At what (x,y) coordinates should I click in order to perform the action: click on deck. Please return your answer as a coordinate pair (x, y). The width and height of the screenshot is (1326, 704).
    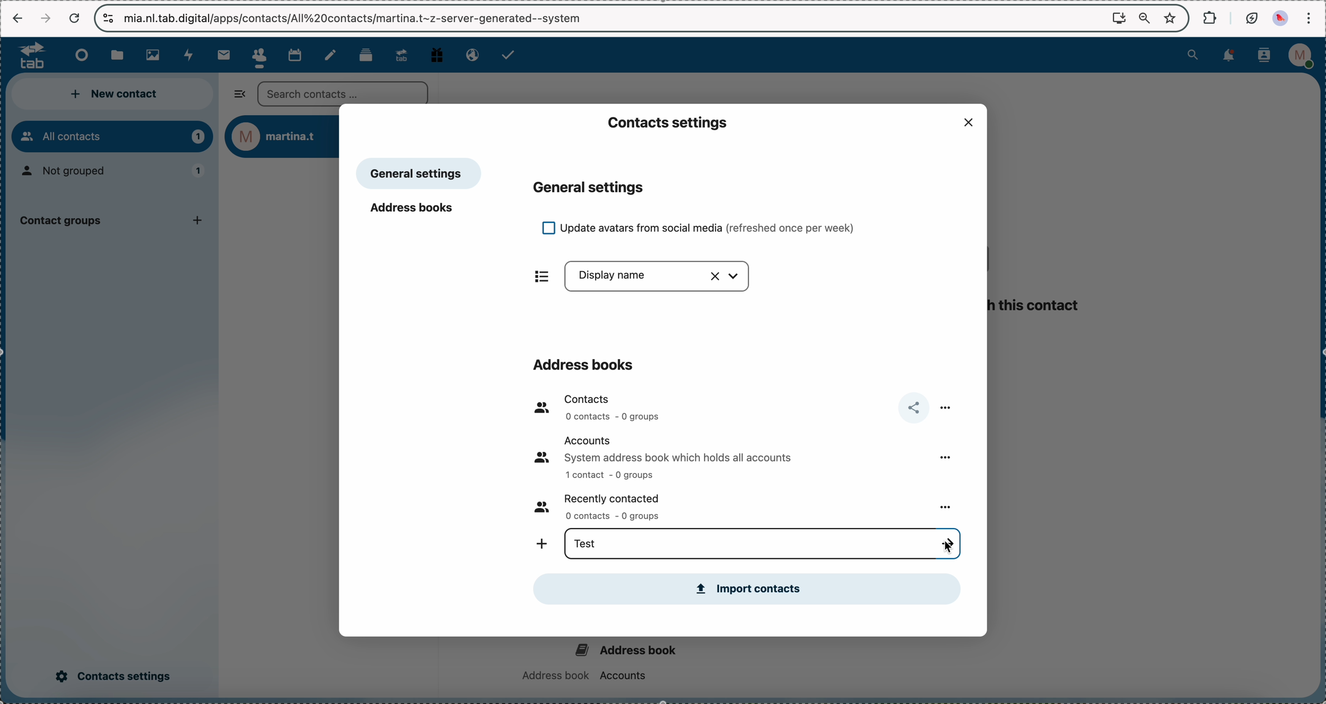
    Looking at the image, I should click on (365, 56).